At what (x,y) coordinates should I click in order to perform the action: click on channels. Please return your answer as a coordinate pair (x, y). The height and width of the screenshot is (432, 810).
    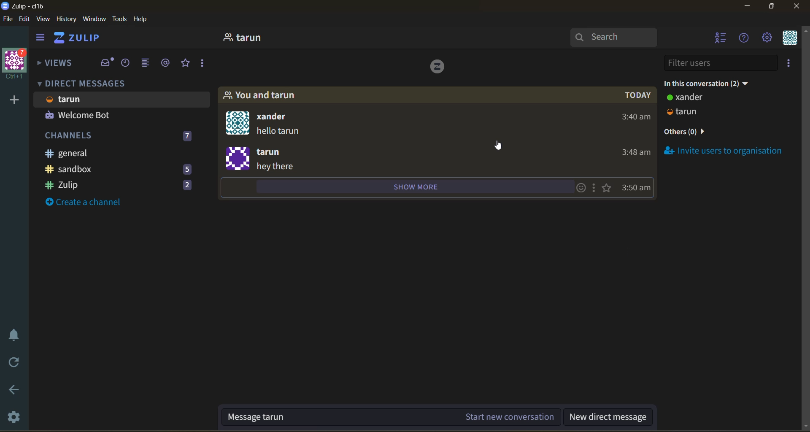
    Looking at the image, I should click on (121, 138).